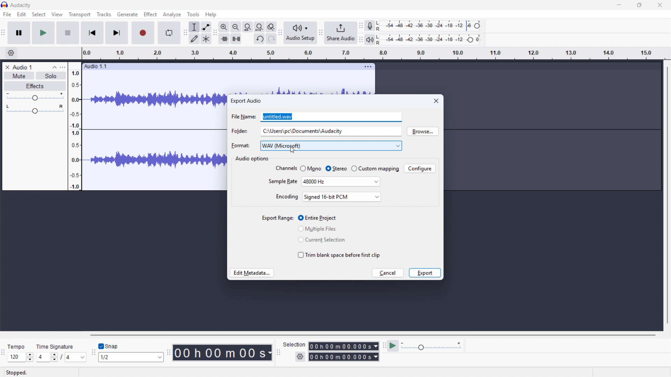 This screenshot has height=377, width=671. What do you see at coordinates (370, 39) in the screenshot?
I see `Playback metre ` at bounding box center [370, 39].